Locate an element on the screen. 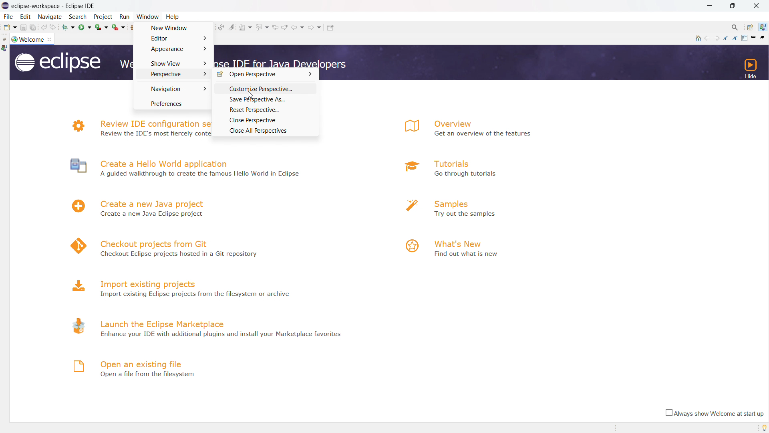 The width and height of the screenshot is (769, 433). N Review the IDE's most fiercely contested preferences is located at coordinates (154, 135).